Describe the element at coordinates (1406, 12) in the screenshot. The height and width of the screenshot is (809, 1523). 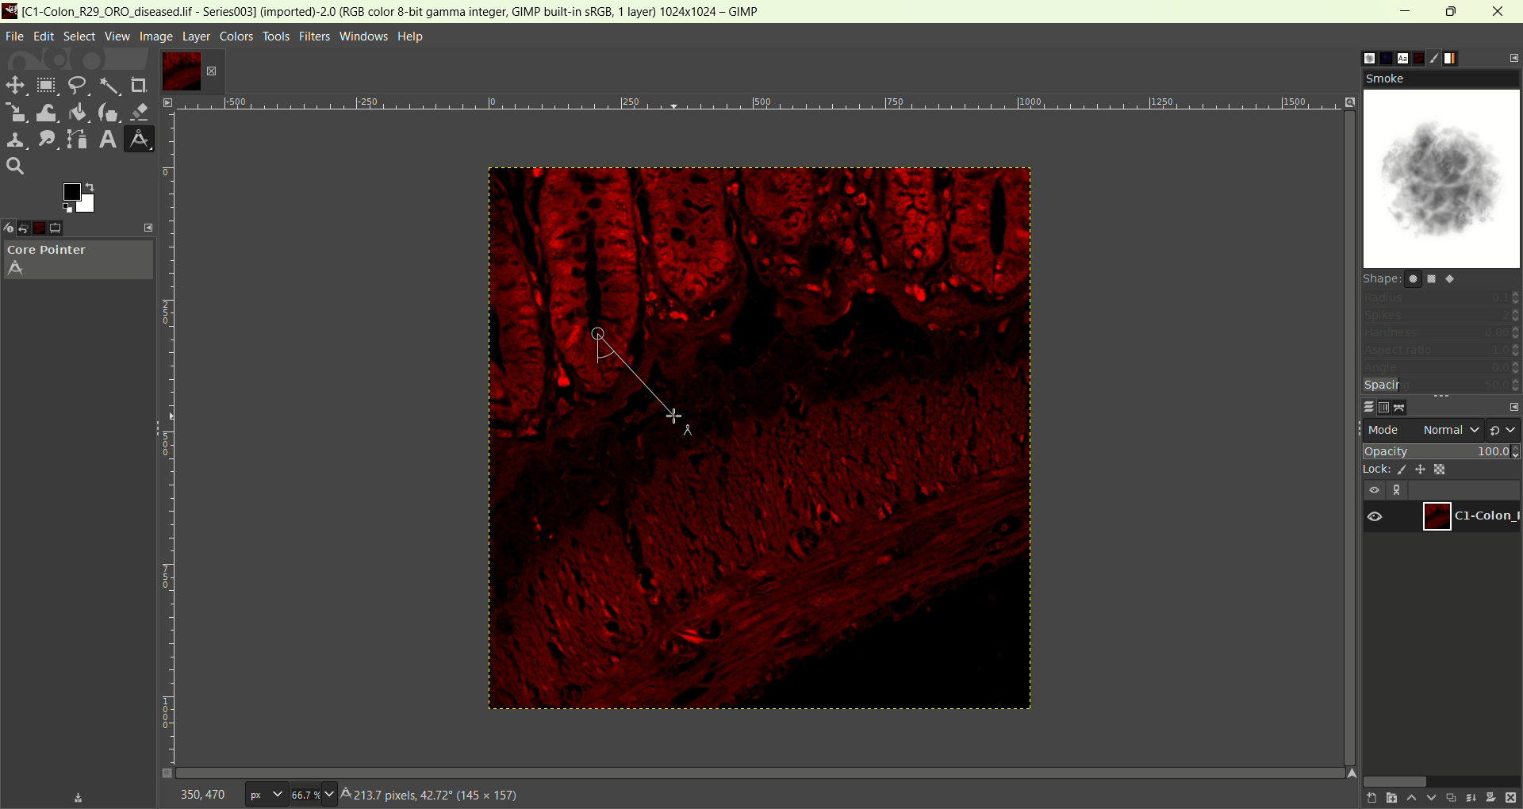
I see `minimum` at that location.